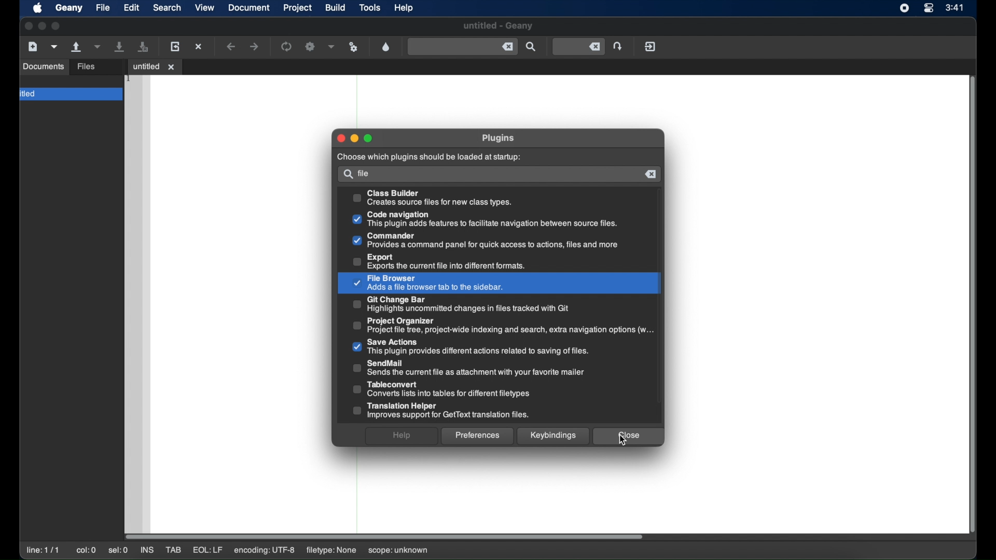 This screenshot has height=560, width=996. Describe the element at coordinates (155, 65) in the screenshot. I see `untitled 1` at that location.